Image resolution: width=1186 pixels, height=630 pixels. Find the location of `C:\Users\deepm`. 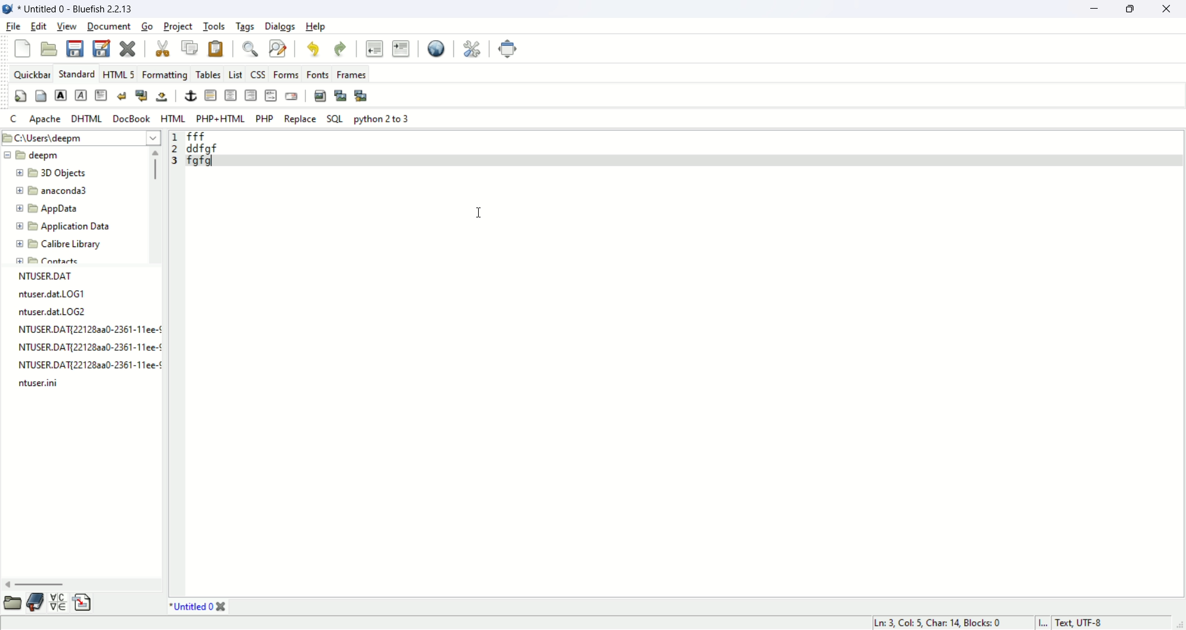

C:\Users\deepm is located at coordinates (67, 138).